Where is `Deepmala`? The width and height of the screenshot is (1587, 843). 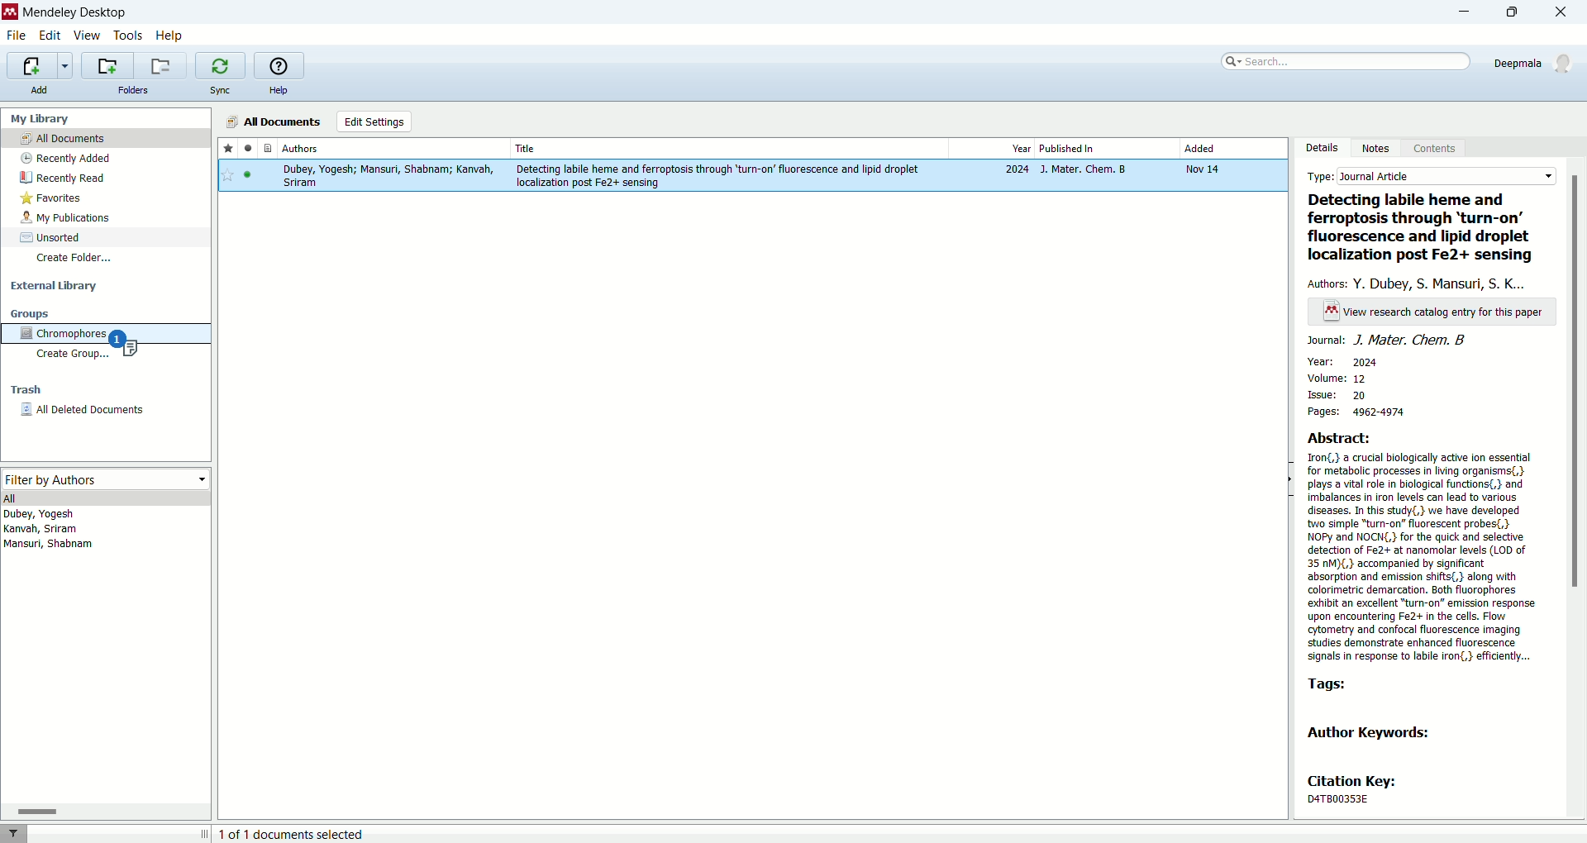 Deepmala is located at coordinates (1534, 60).